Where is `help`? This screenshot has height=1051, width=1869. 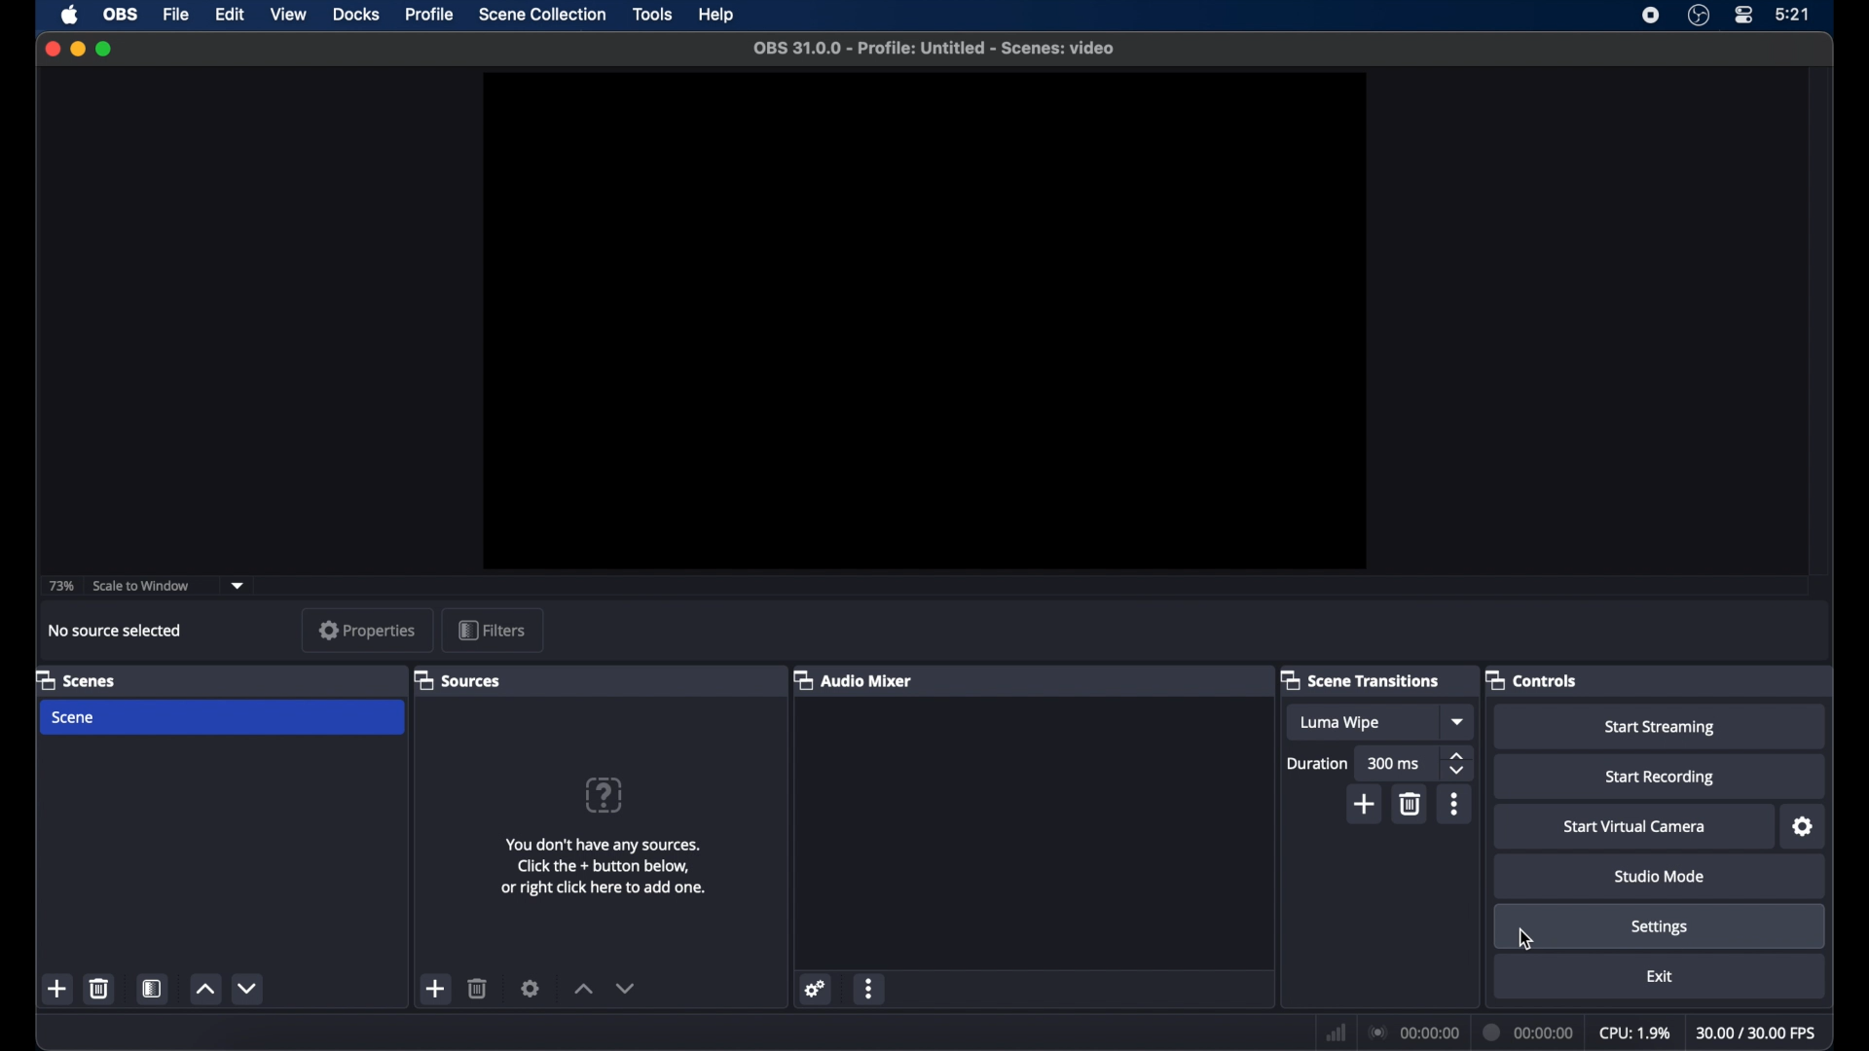 help is located at coordinates (717, 16).